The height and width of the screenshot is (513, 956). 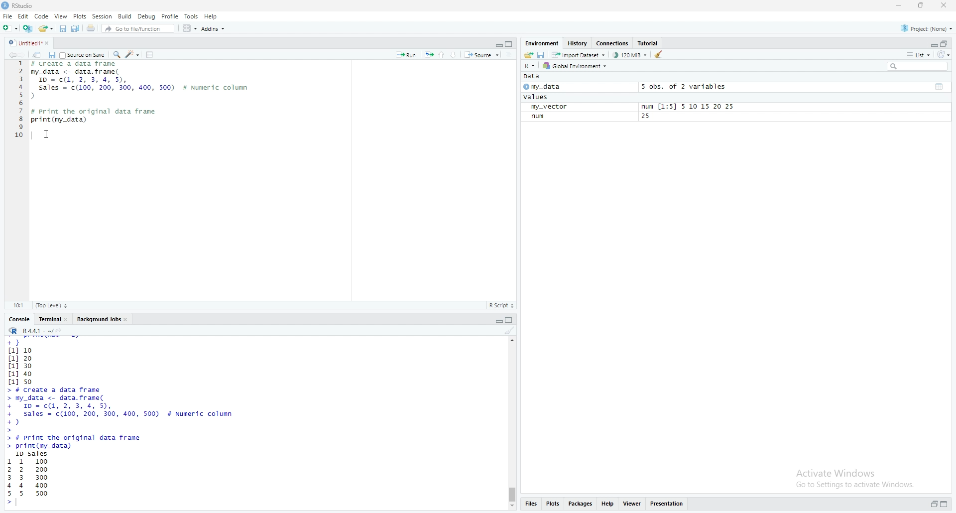 What do you see at coordinates (77, 29) in the screenshot?
I see `save all open documents` at bounding box center [77, 29].